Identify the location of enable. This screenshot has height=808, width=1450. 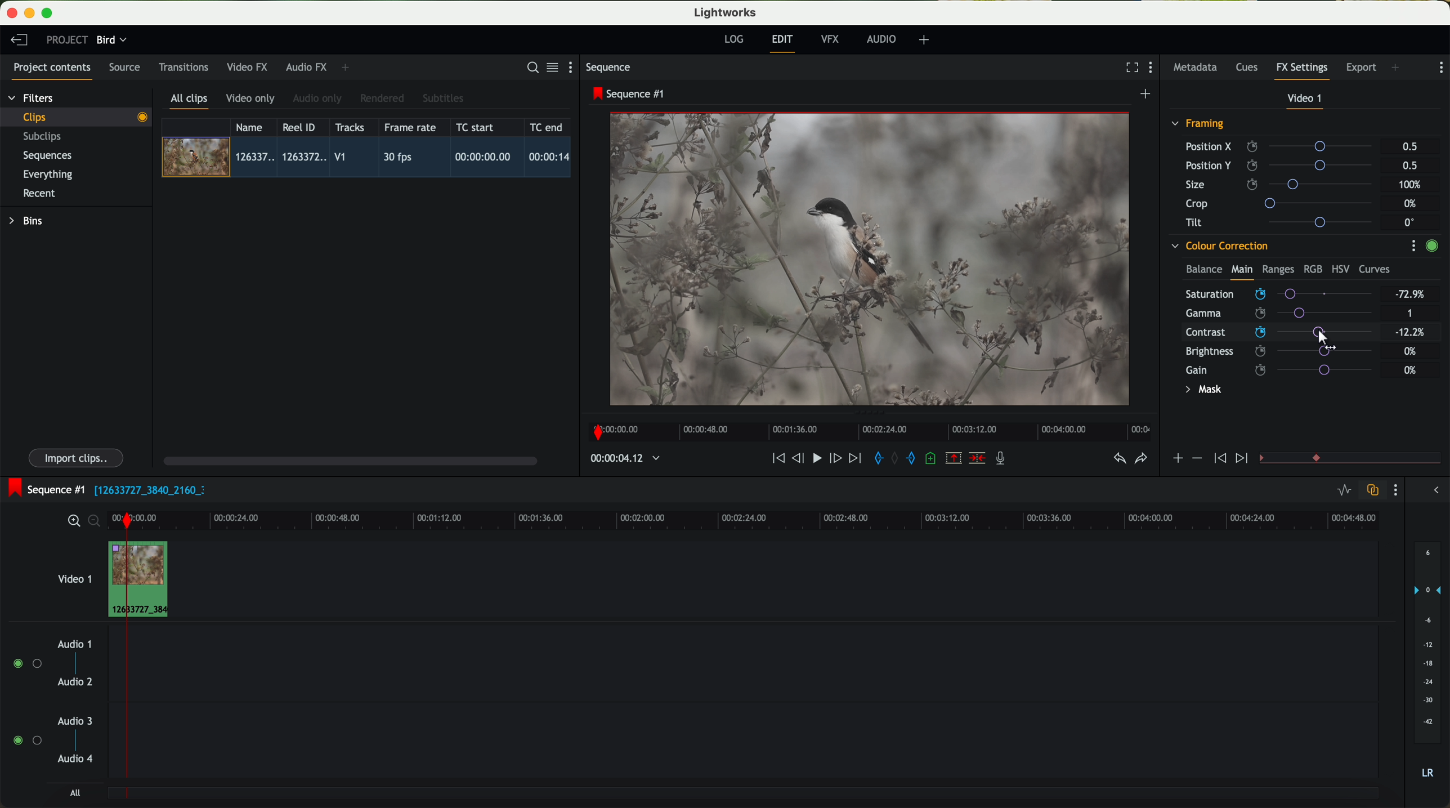
(1431, 247).